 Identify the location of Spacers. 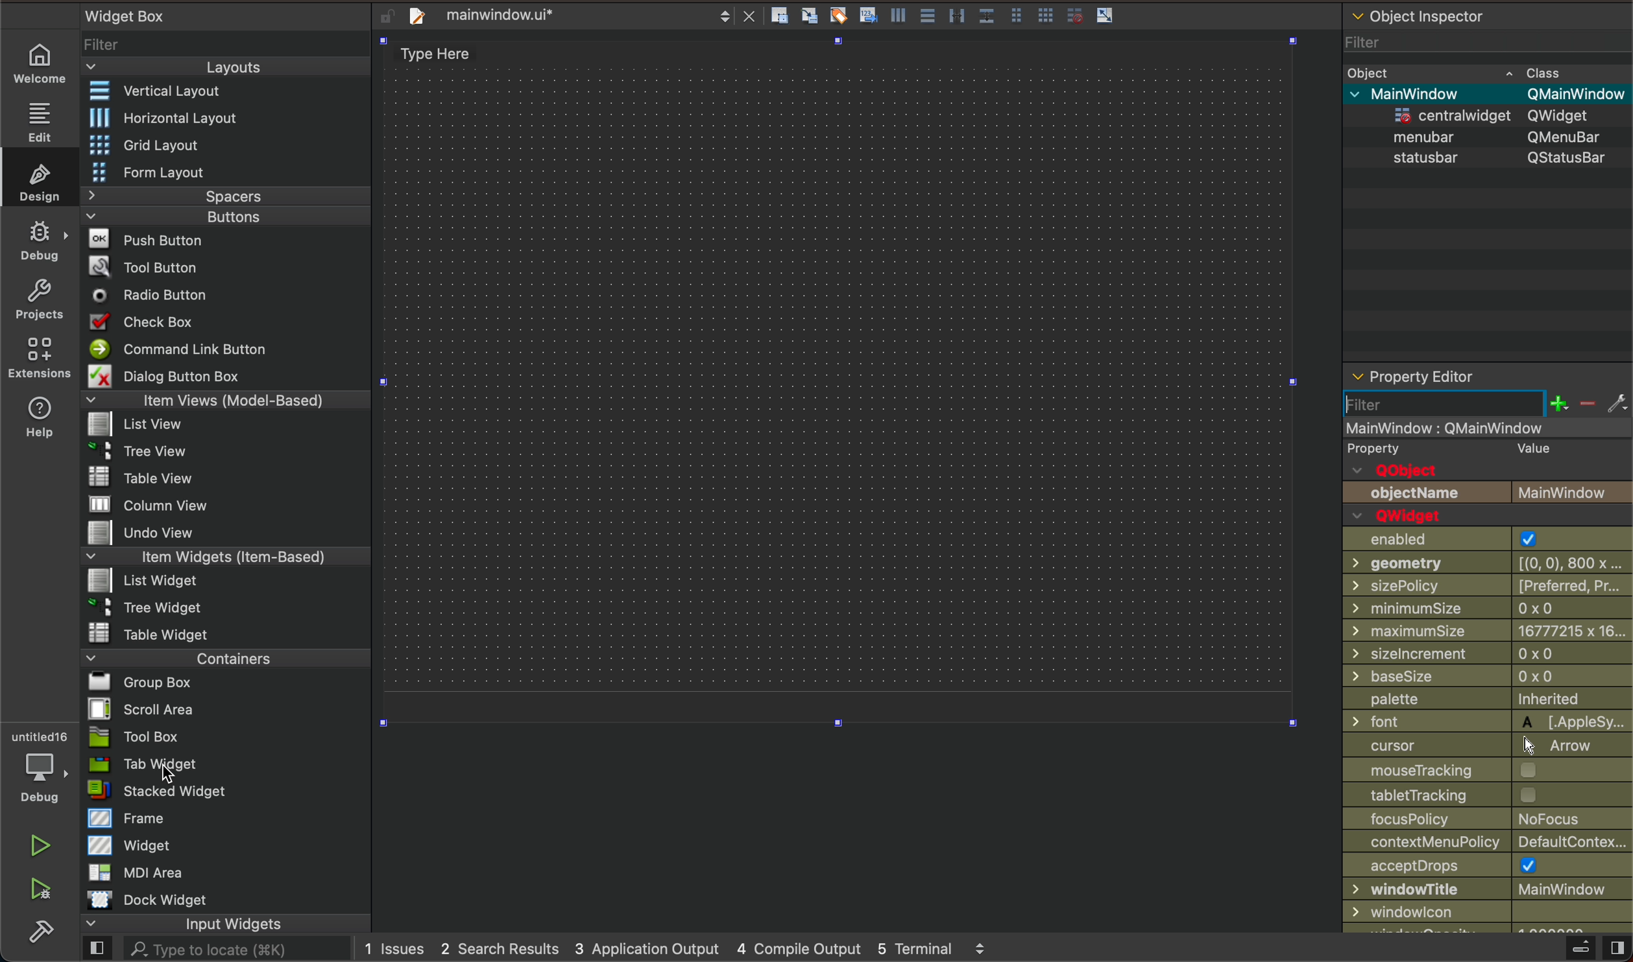
(227, 197).